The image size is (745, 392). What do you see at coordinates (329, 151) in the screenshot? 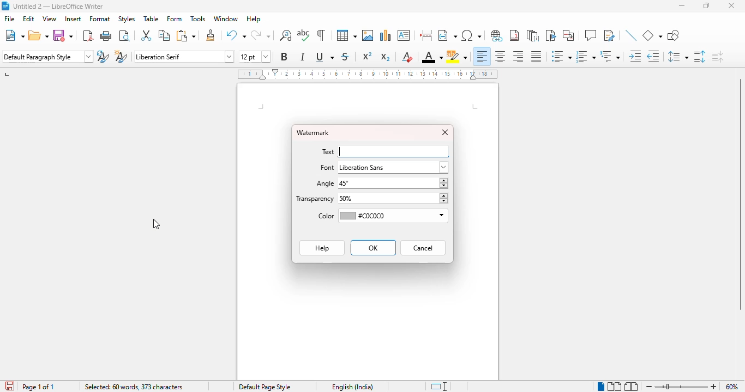
I see `text` at bounding box center [329, 151].